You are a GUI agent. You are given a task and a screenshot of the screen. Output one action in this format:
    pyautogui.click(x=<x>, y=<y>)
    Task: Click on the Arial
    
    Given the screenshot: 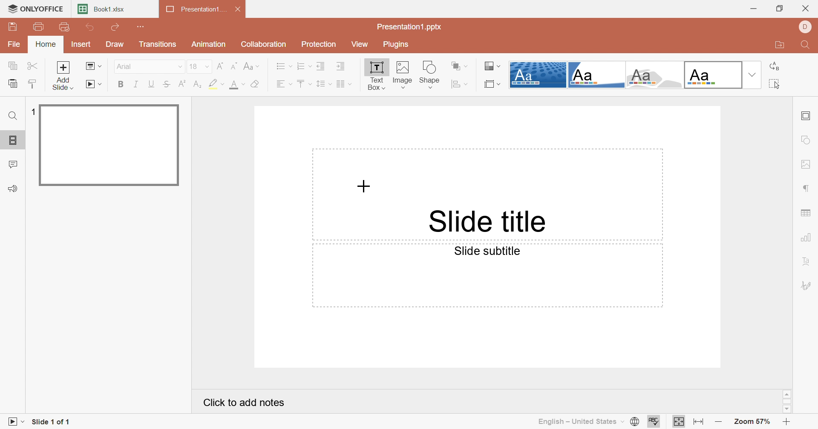 What is the action you would take?
    pyautogui.click(x=147, y=66)
    